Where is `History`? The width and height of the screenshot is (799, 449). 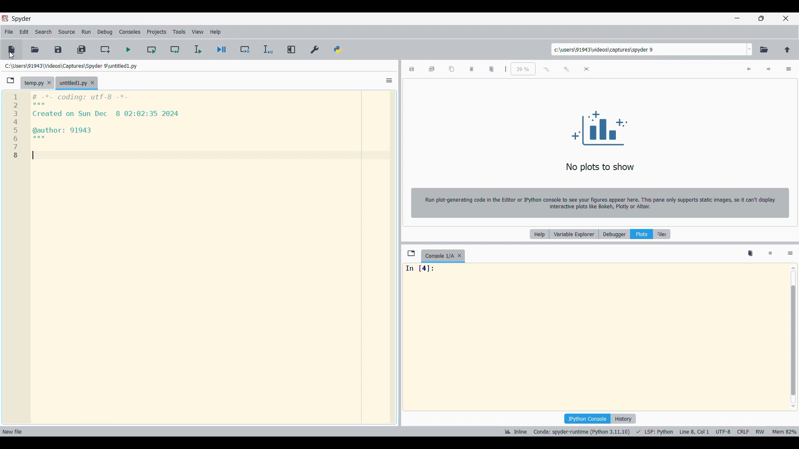 History is located at coordinates (623, 419).